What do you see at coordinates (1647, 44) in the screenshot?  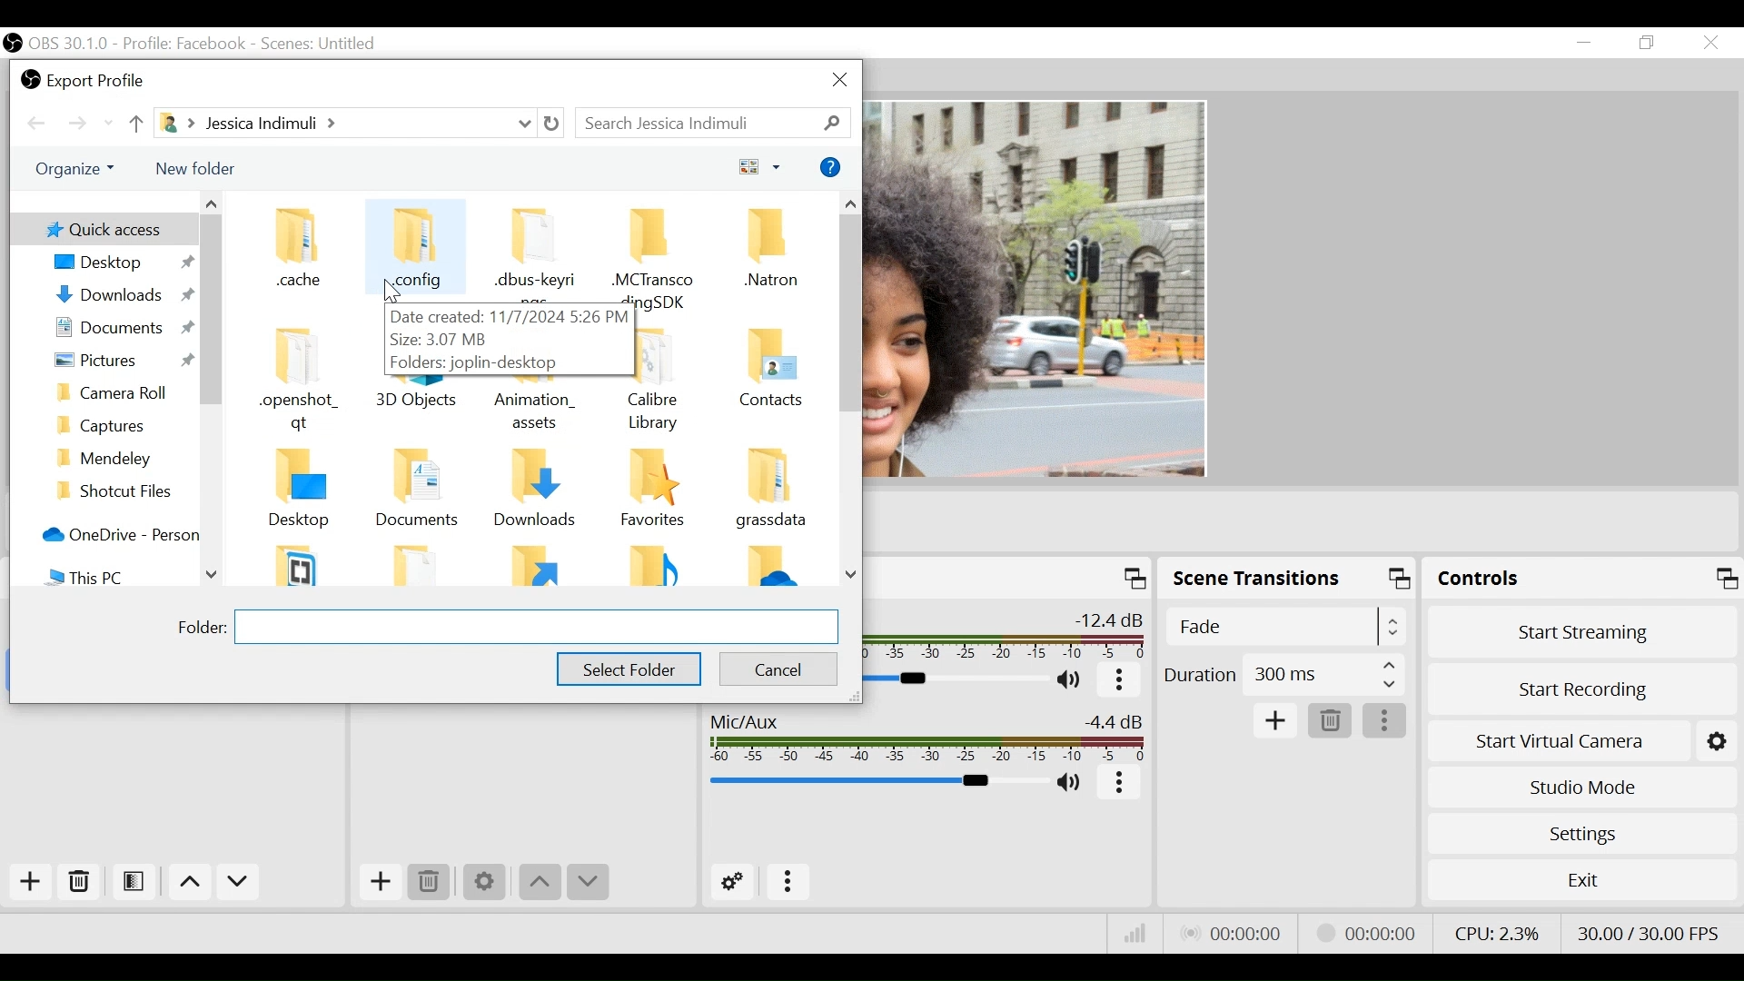 I see `Restore` at bounding box center [1647, 44].